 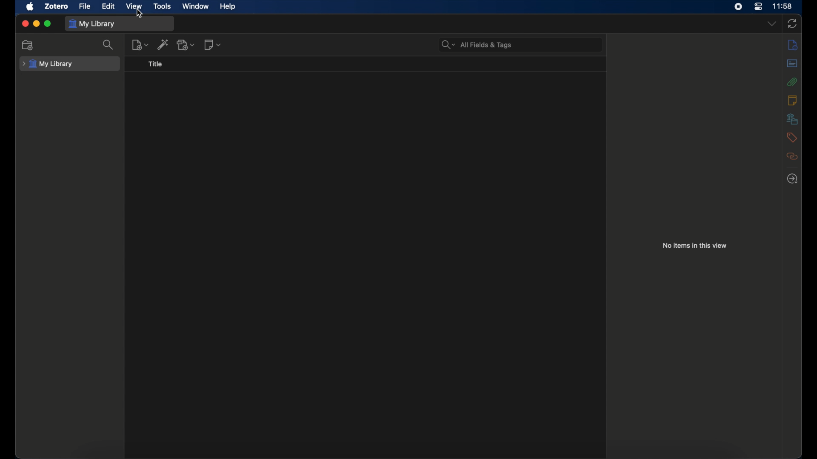 I want to click on locate, so click(x=792, y=179).